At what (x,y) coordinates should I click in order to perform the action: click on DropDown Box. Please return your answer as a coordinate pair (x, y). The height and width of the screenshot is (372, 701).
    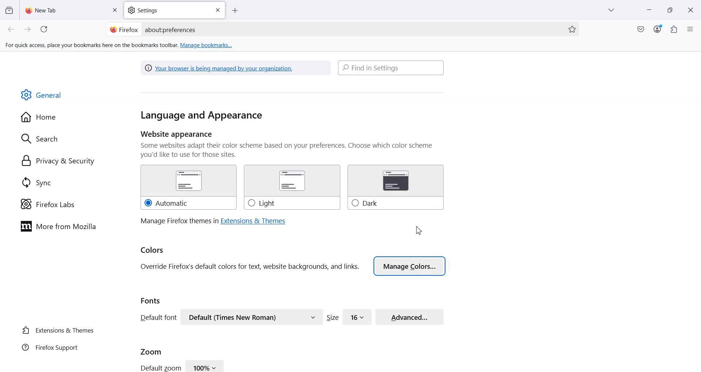
    Looking at the image, I should click on (613, 10).